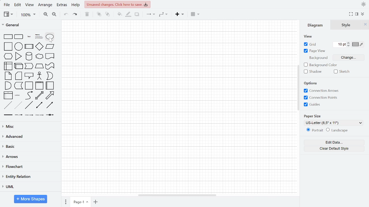  I want to click on line, so click(29, 105).